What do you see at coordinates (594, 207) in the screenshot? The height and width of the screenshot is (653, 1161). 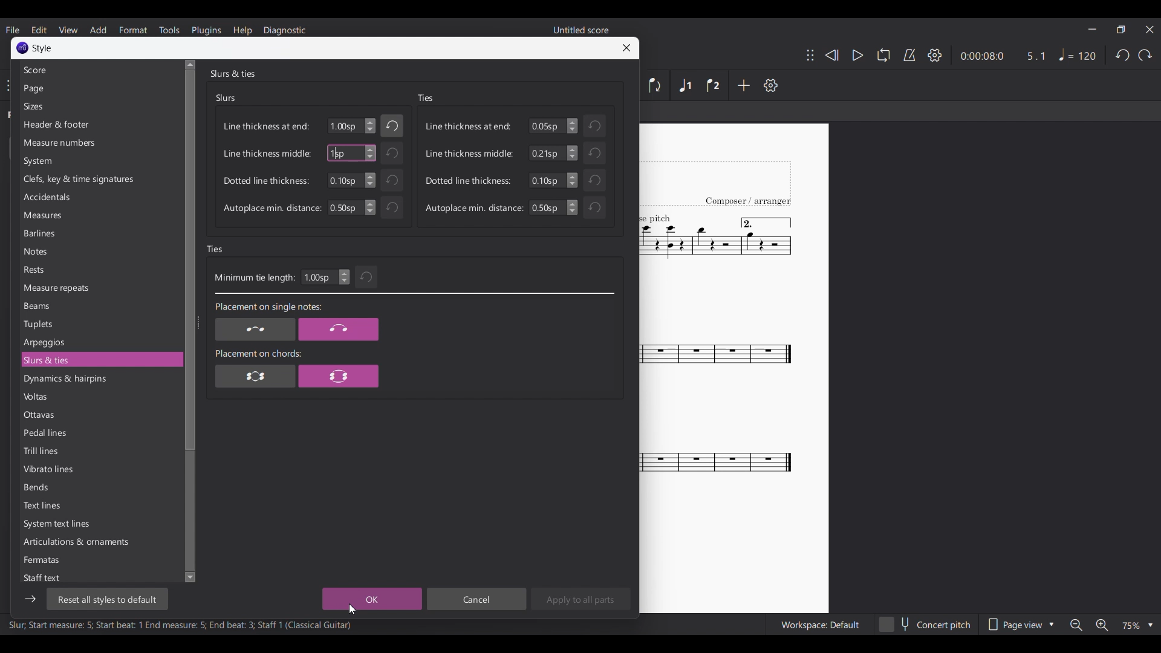 I see `Undo` at bounding box center [594, 207].